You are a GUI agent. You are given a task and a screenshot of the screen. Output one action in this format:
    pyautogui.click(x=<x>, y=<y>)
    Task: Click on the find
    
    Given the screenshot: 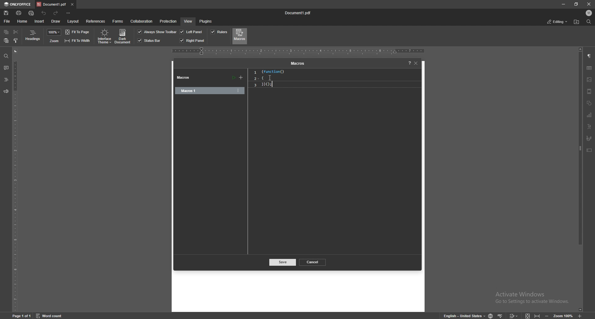 What is the action you would take?
    pyautogui.click(x=588, y=22)
    